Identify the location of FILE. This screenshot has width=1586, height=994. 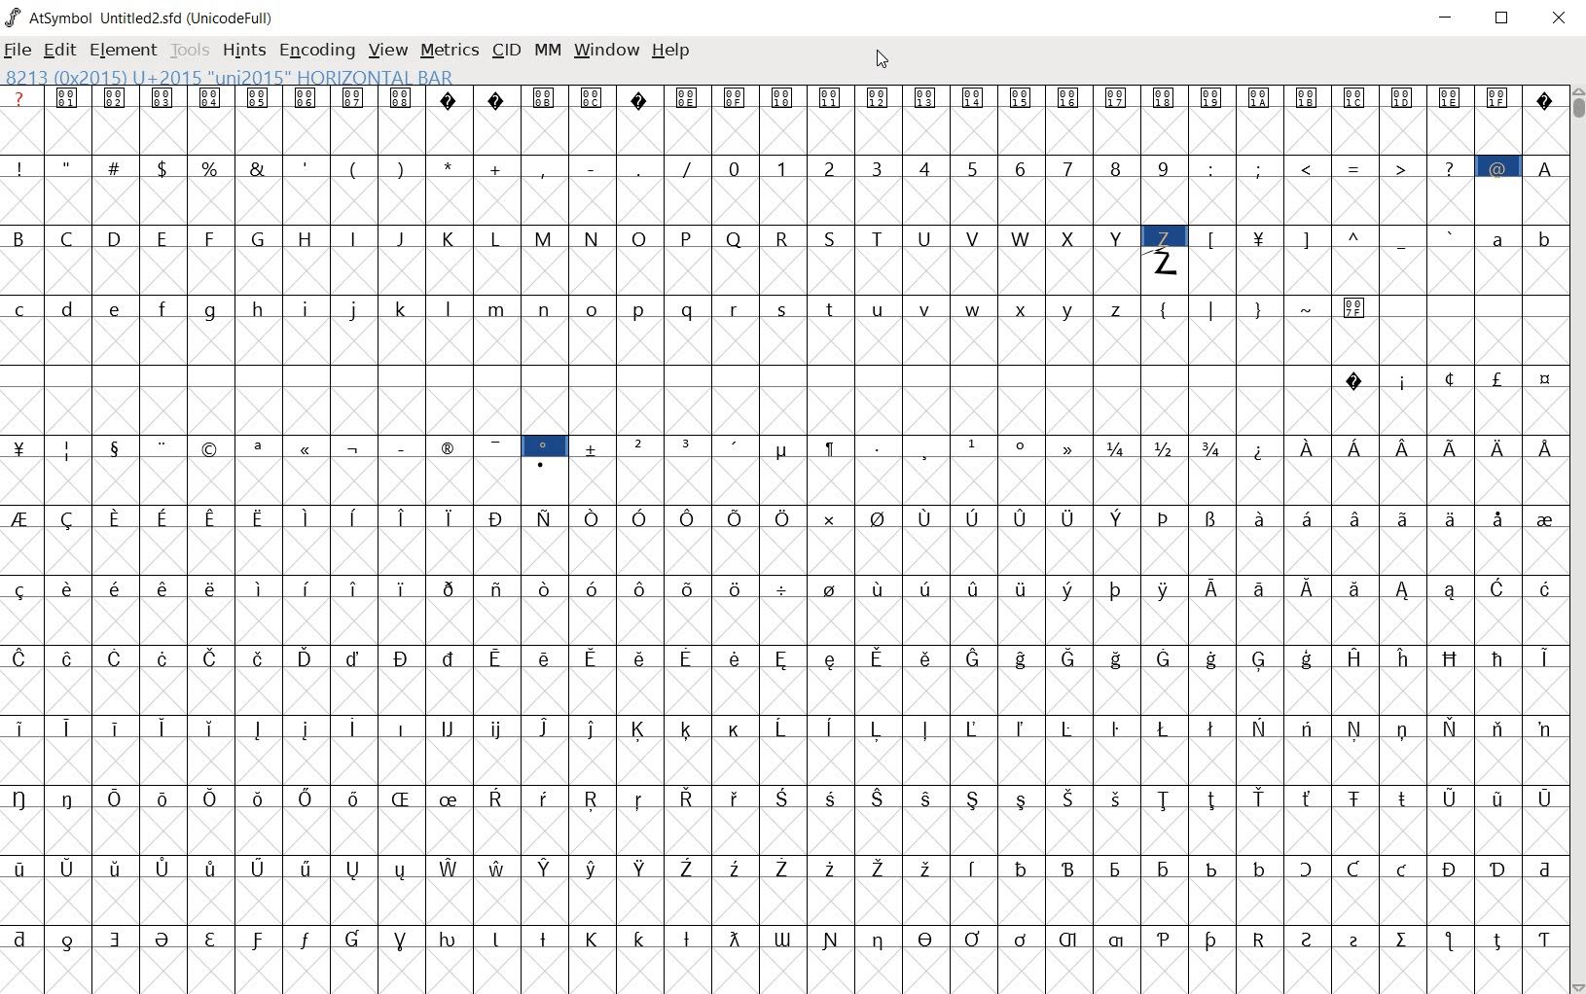
(20, 49).